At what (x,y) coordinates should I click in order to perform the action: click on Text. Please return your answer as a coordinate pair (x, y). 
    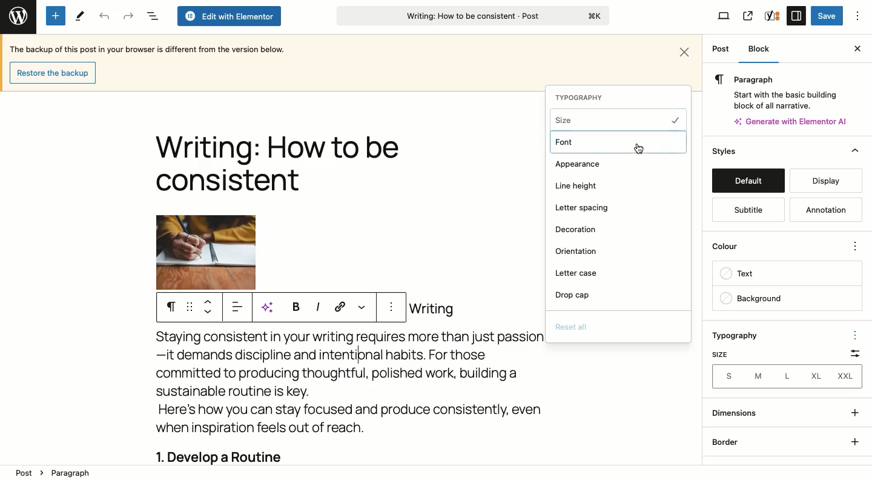
    Looking at the image, I should click on (787, 275).